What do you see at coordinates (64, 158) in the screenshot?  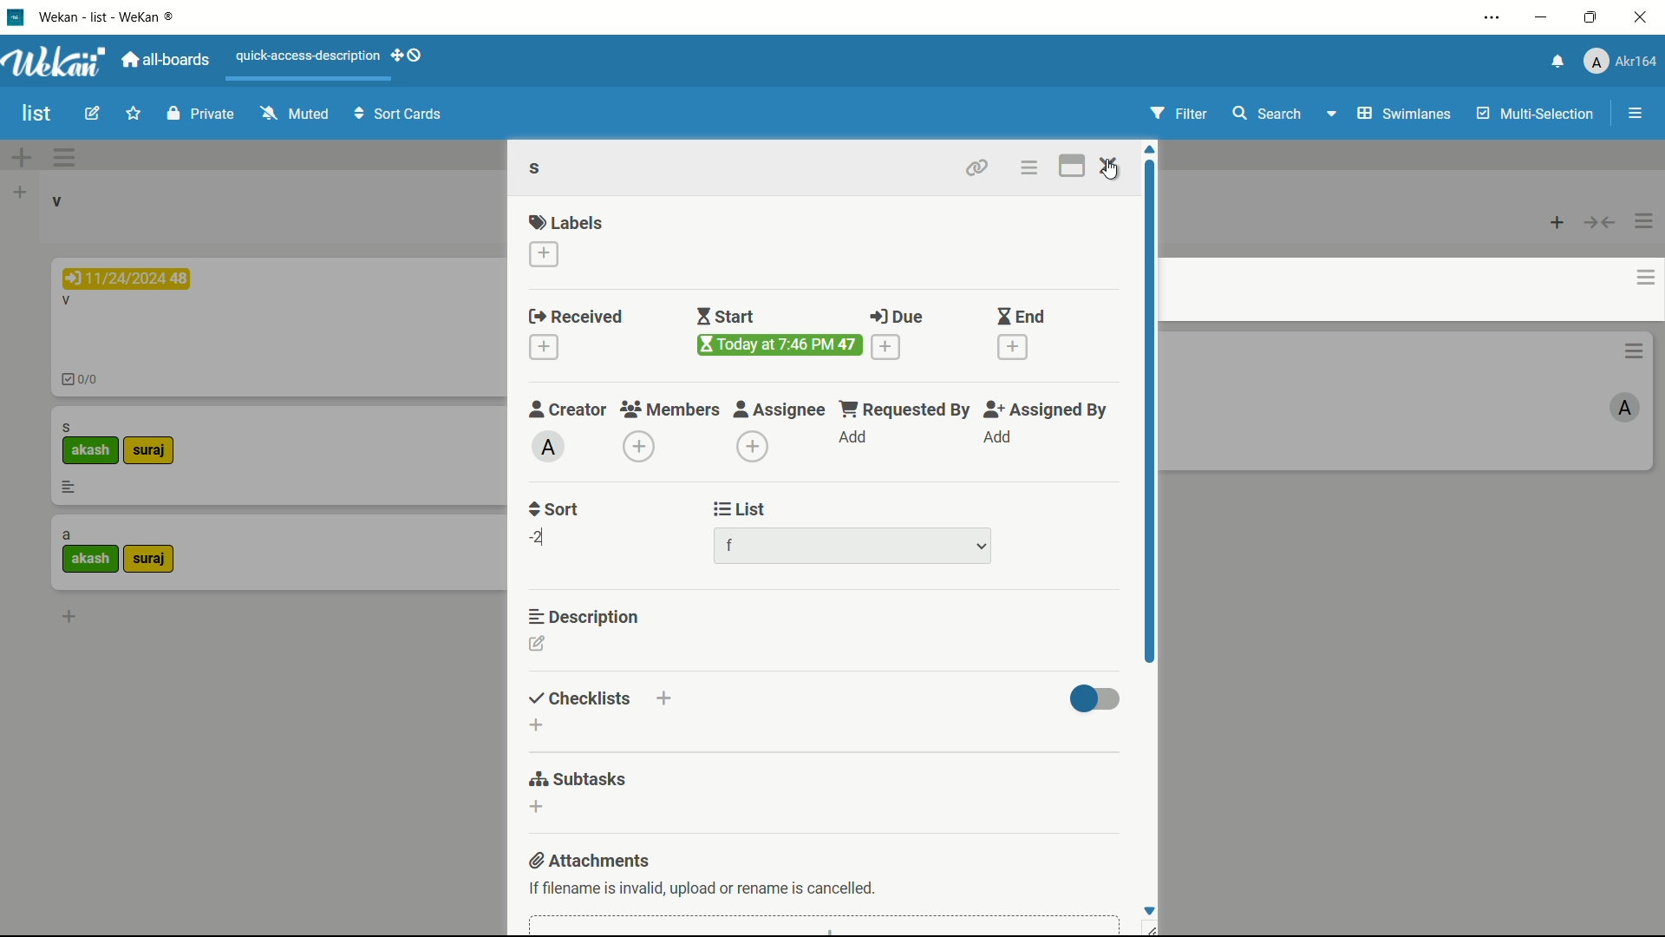 I see `swimlane actions` at bounding box center [64, 158].